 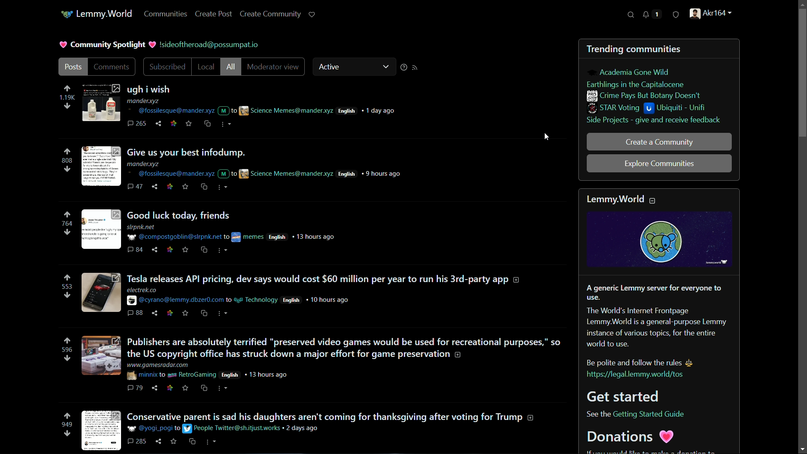 What do you see at coordinates (135, 250) in the screenshot?
I see `84 comments` at bounding box center [135, 250].